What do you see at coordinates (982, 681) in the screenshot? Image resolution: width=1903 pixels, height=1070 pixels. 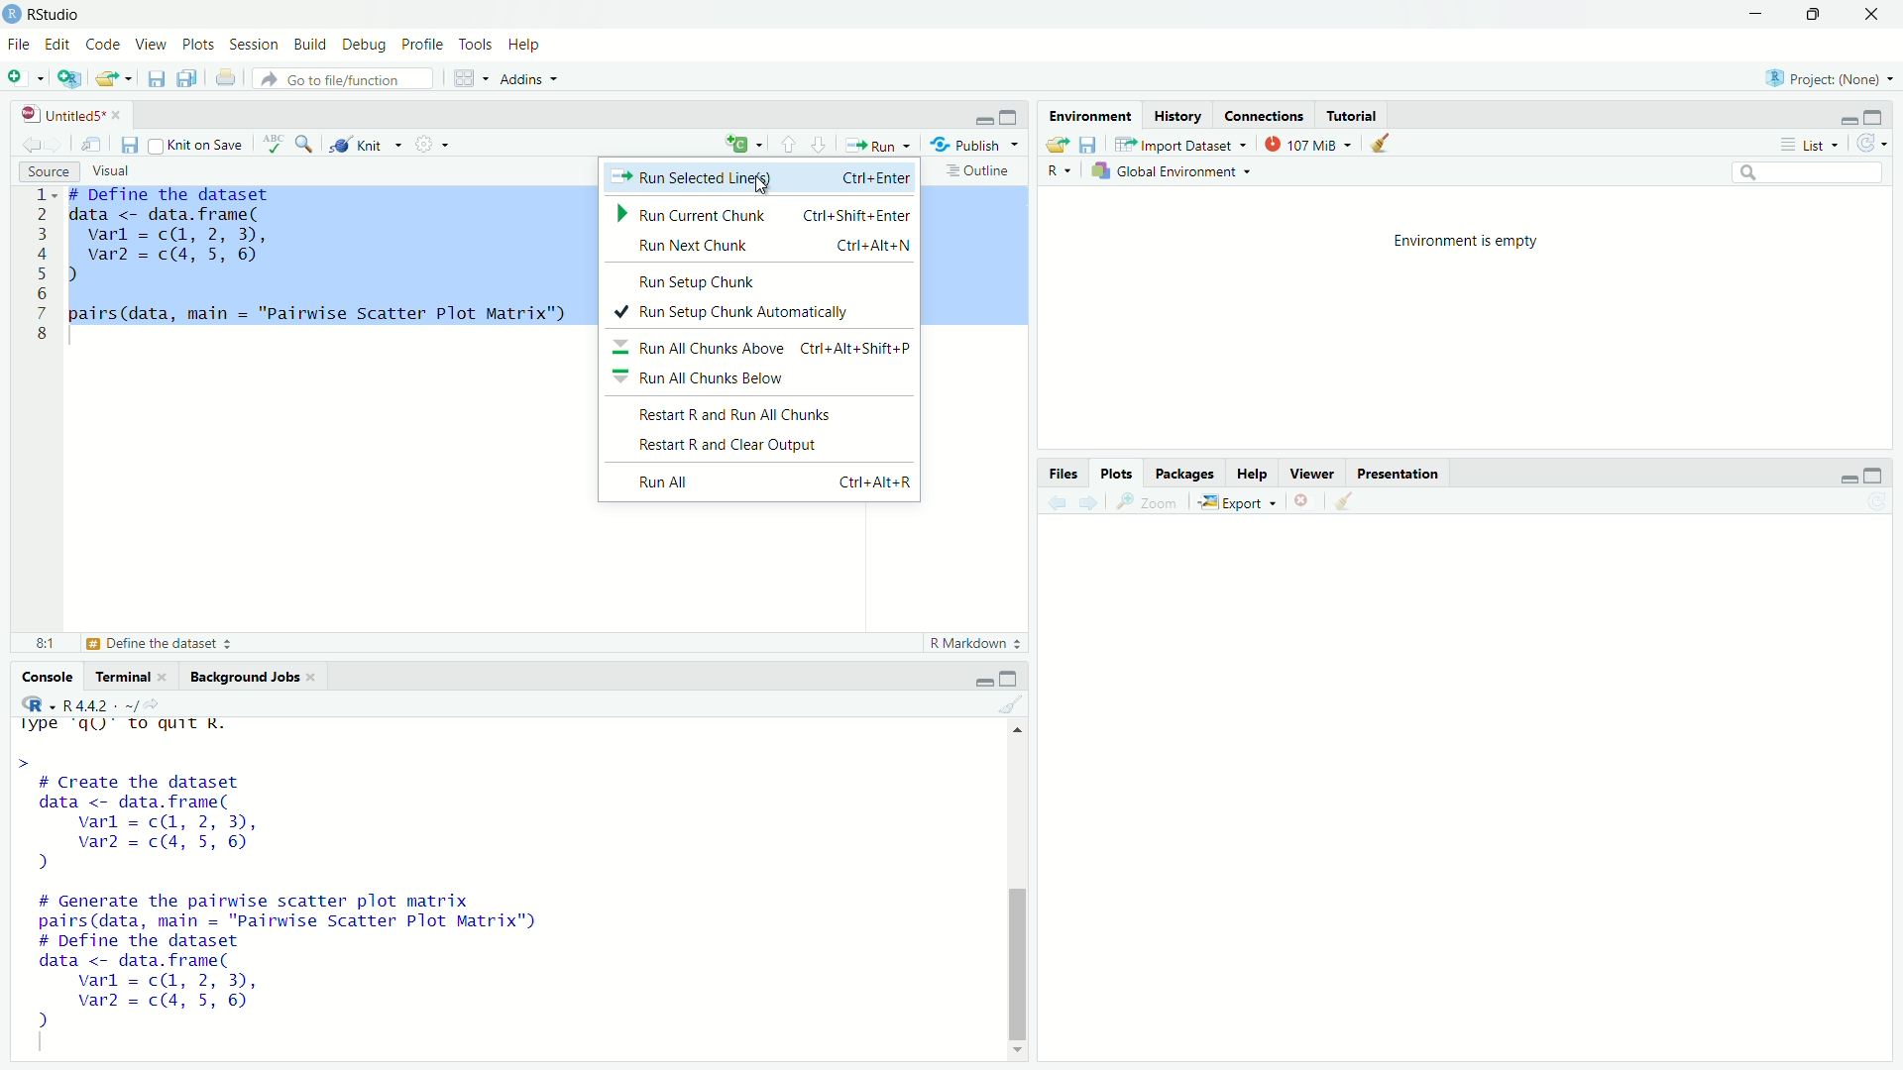 I see `Minimize` at bounding box center [982, 681].